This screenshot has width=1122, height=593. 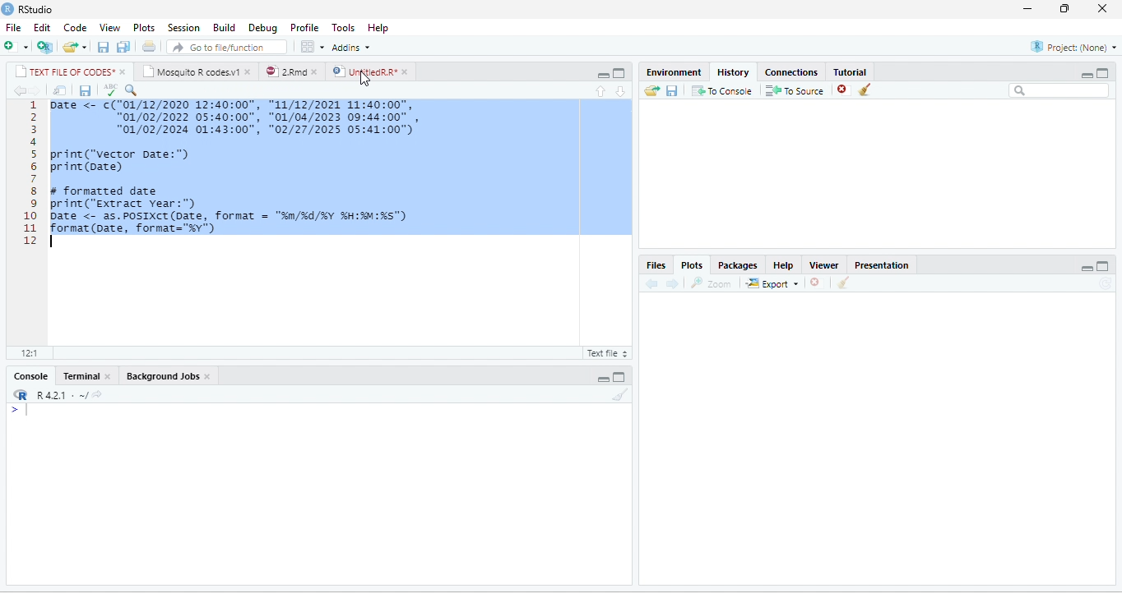 I want to click on save, so click(x=85, y=90).